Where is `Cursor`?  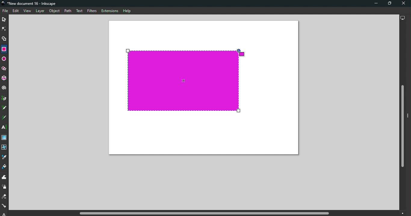 Cursor is located at coordinates (240, 53).